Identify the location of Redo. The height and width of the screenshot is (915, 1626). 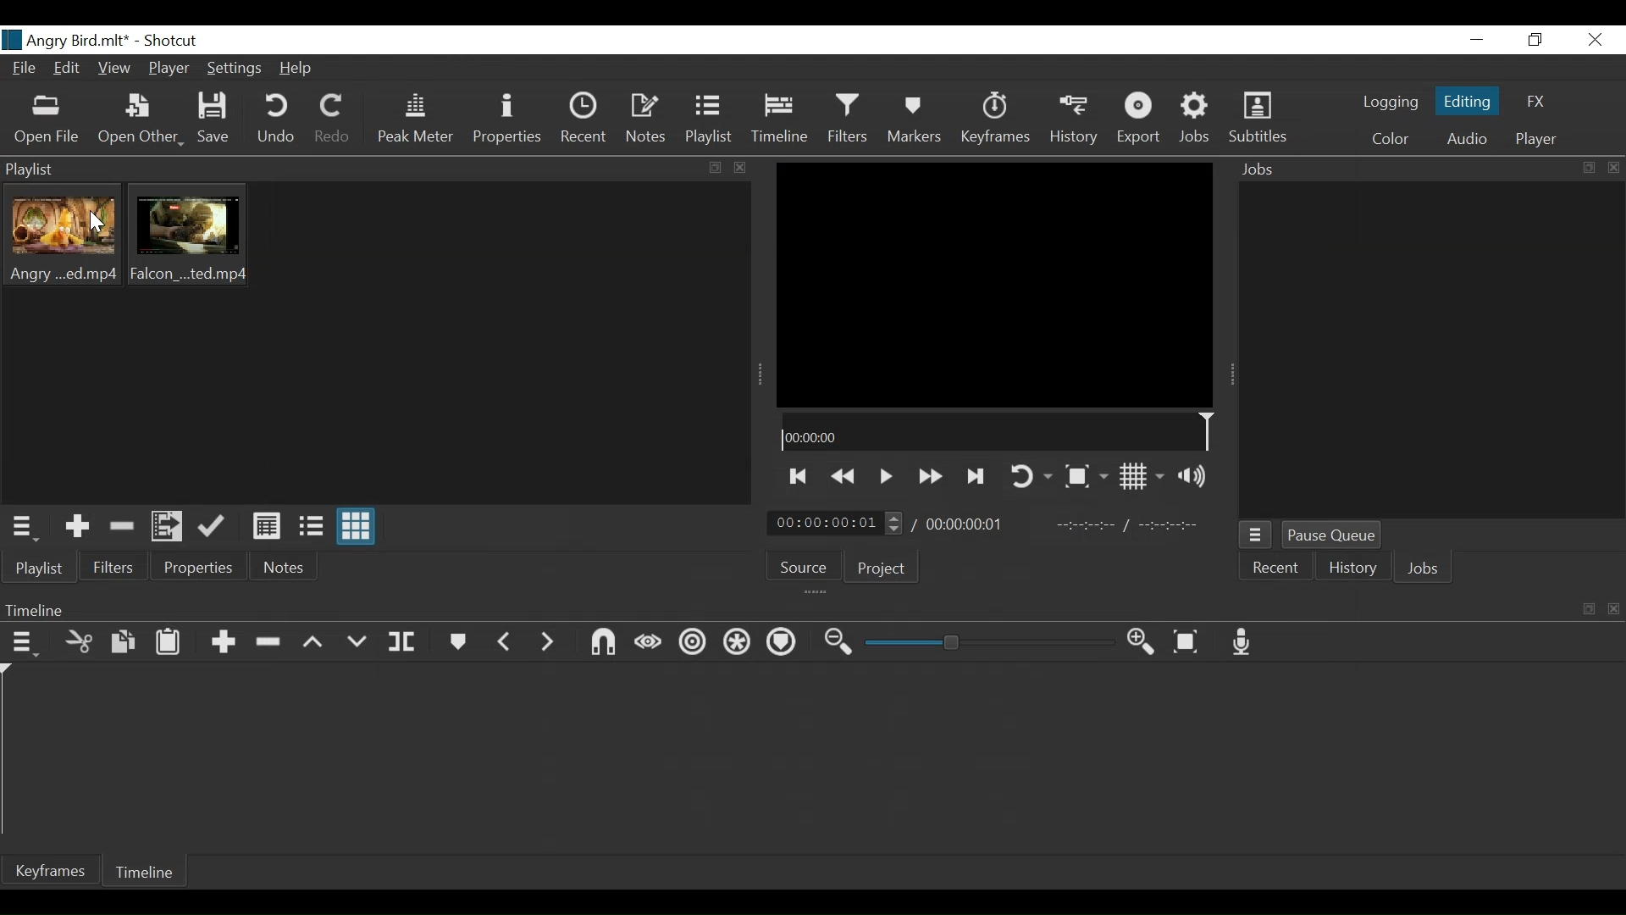
(332, 119).